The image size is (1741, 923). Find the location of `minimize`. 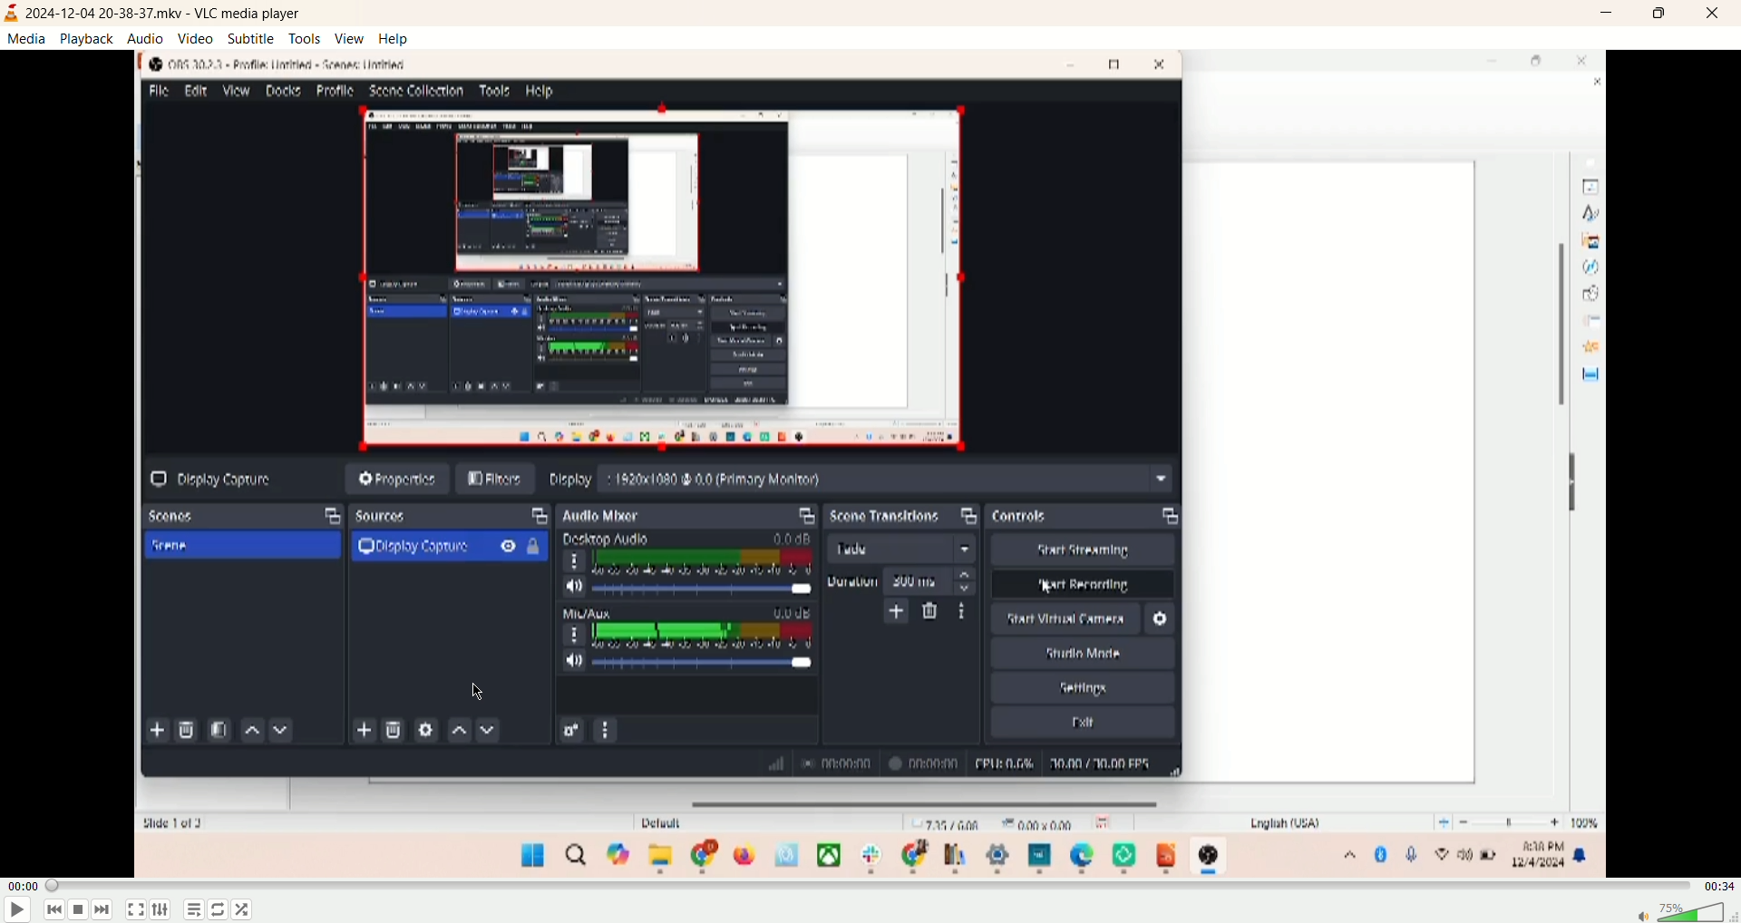

minimize is located at coordinates (1611, 14).